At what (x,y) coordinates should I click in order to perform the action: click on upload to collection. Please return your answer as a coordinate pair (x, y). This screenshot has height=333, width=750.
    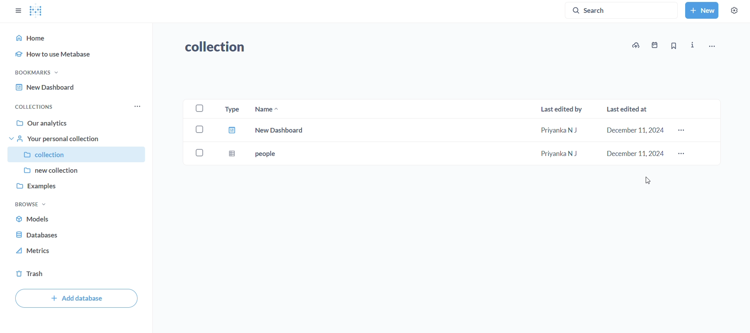
    Looking at the image, I should click on (636, 45).